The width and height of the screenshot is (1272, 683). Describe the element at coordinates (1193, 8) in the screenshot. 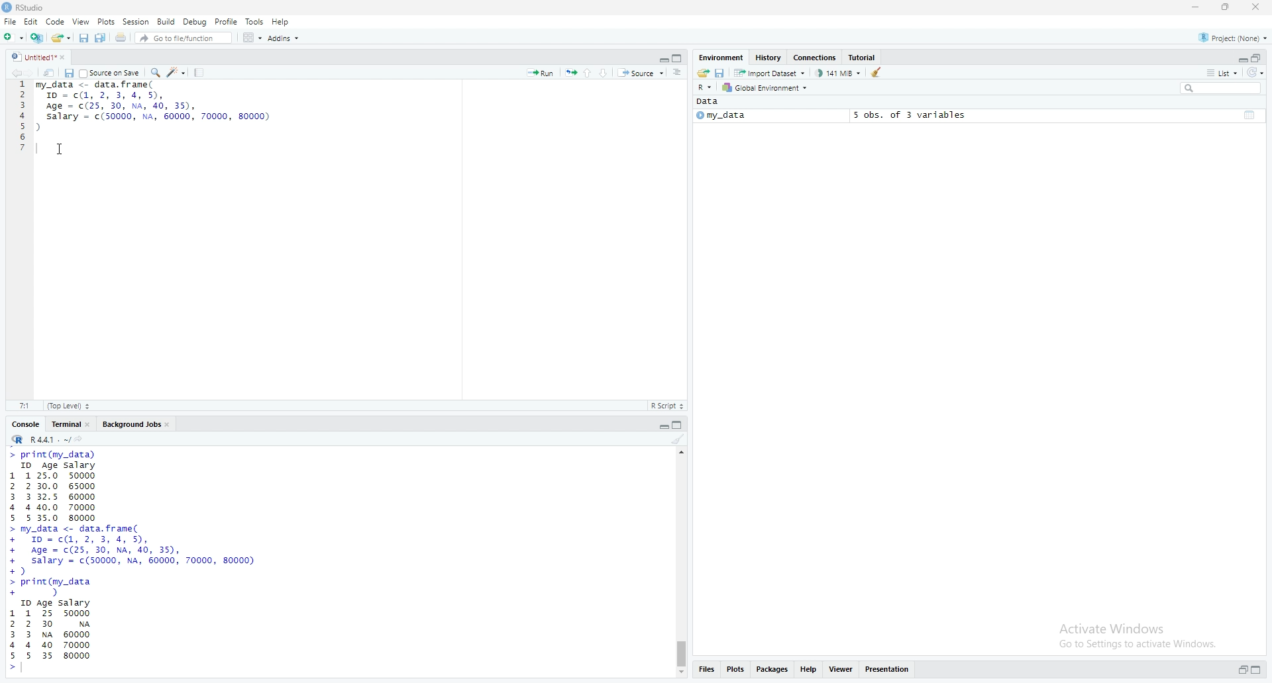

I see `minimize` at that location.